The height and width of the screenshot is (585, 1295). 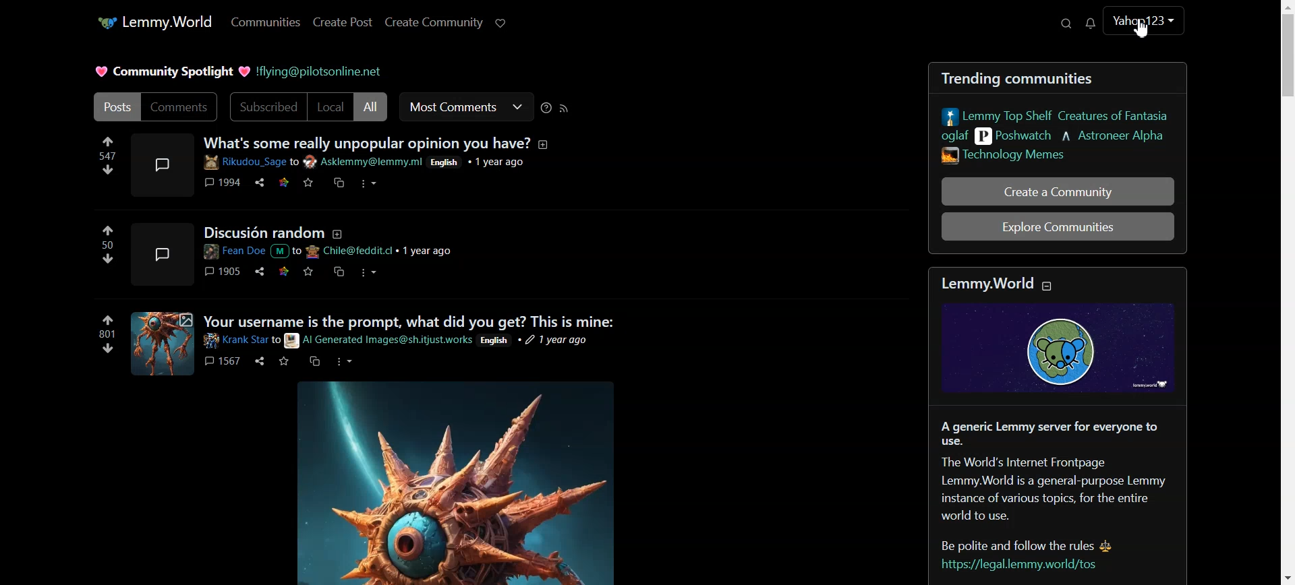 What do you see at coordinates (1056, 117) in the screenshot?
I see `Posts` at bounding box center [1056, 117].